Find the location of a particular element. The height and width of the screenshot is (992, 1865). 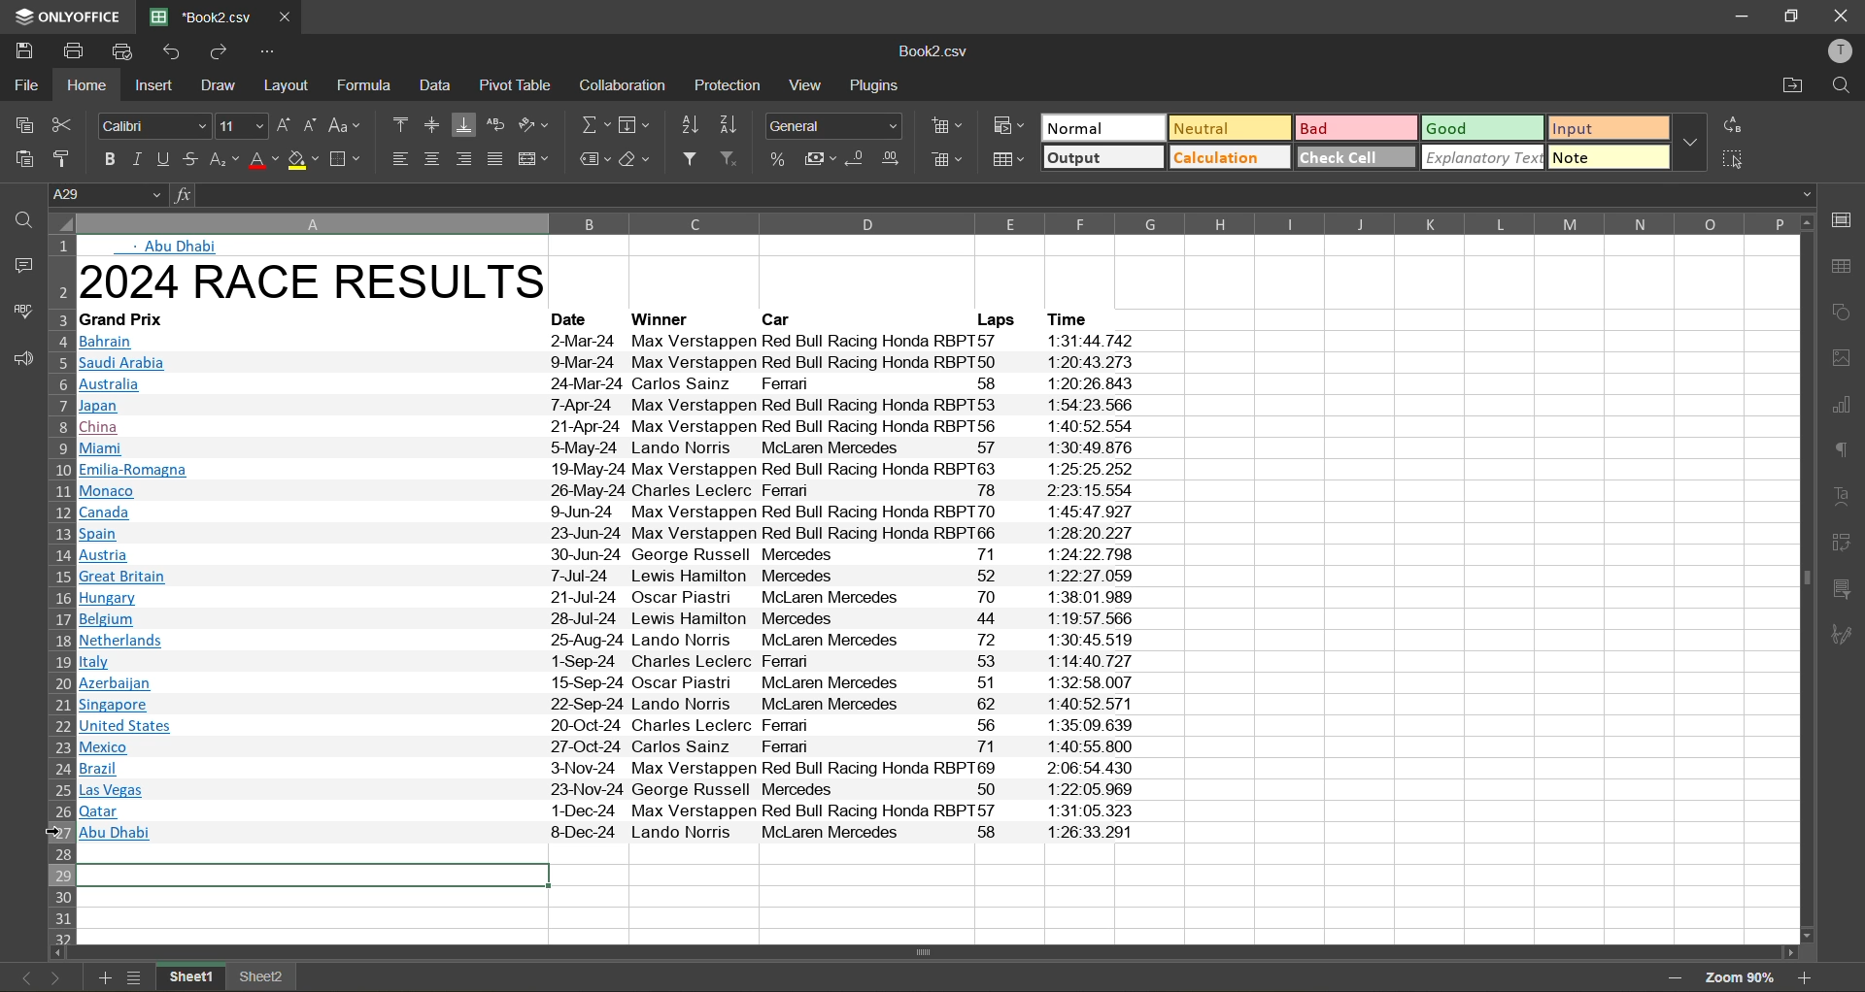

undo is located at coordinates (171, 51).